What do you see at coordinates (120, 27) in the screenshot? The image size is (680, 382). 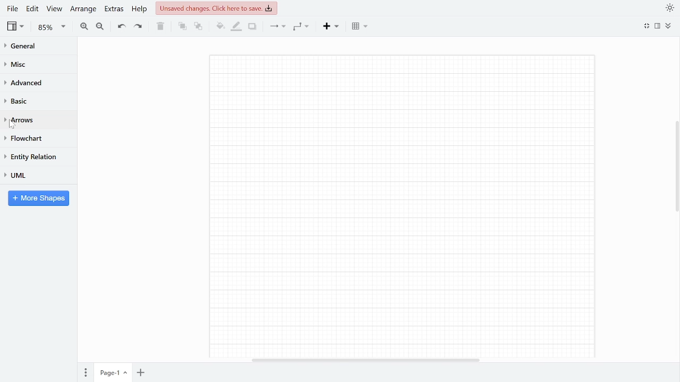 I see `Undo` at bounding box center [120, 27].